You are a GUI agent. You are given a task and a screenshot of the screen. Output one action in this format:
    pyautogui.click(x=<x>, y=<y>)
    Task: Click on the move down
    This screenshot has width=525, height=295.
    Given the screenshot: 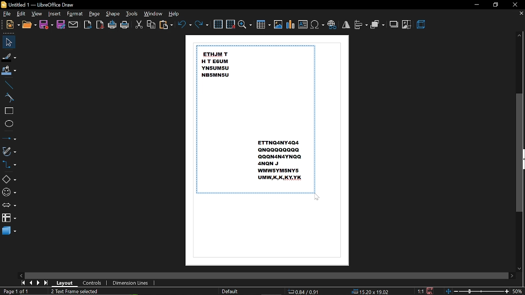 What is the action you would take?
    pyautogui.click(x=519, y=268)
    